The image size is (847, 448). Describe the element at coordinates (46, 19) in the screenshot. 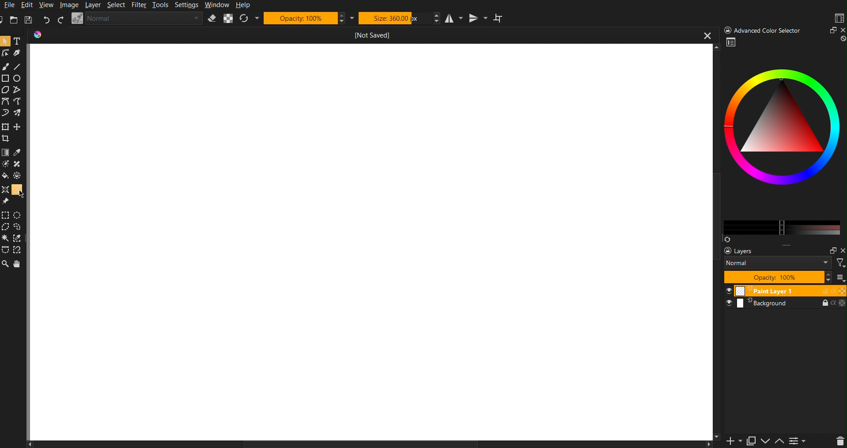

I see `Undo` at that location.